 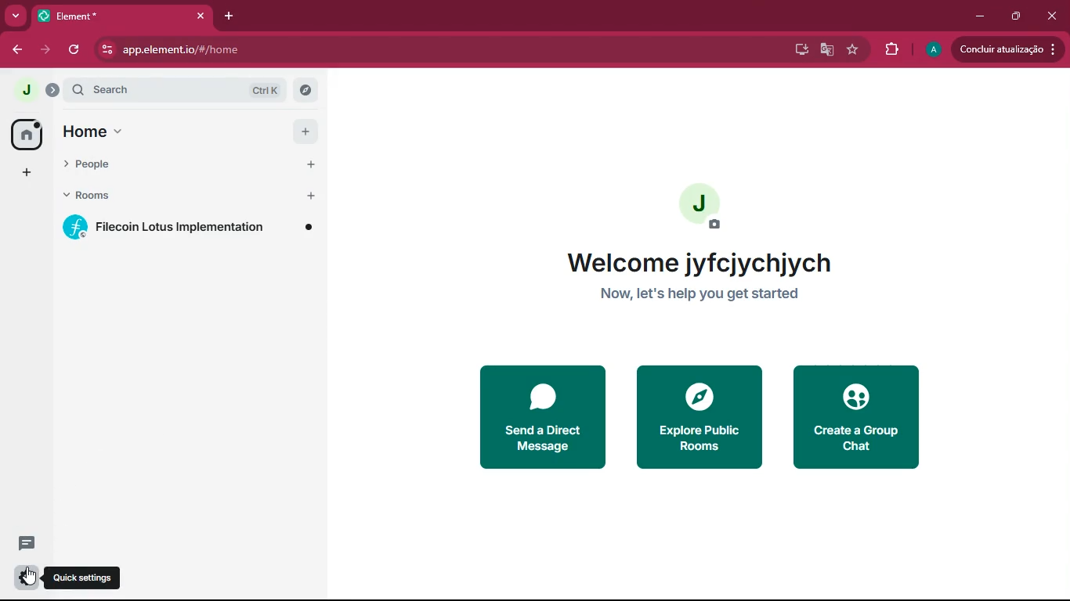 I want to click on refresh, so click(x=72, y=50).